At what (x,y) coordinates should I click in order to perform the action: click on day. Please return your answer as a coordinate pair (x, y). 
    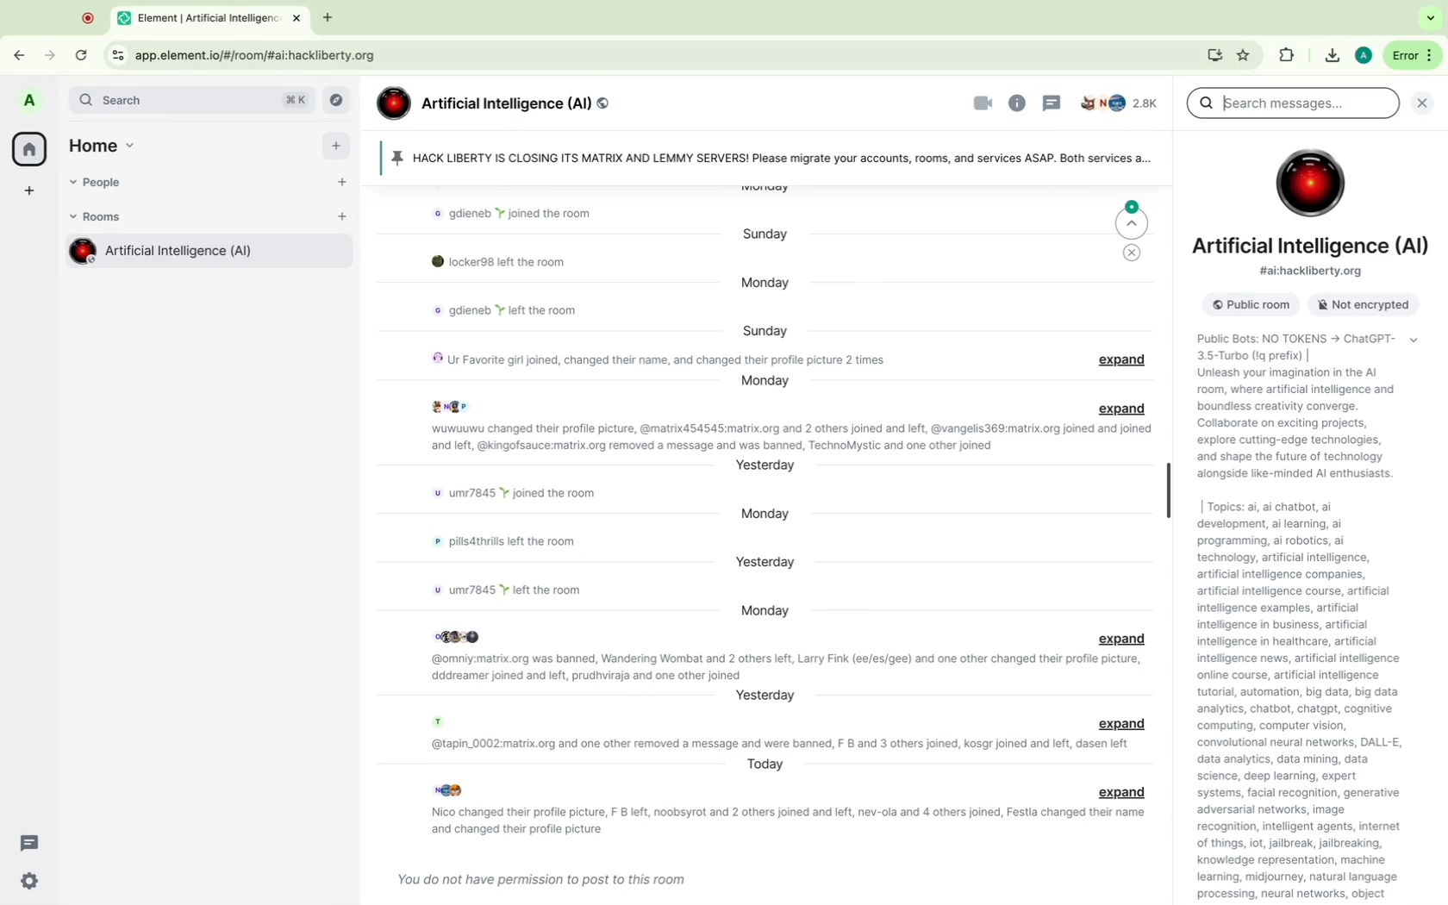
    Looking at the image, I should click on (766, 610).